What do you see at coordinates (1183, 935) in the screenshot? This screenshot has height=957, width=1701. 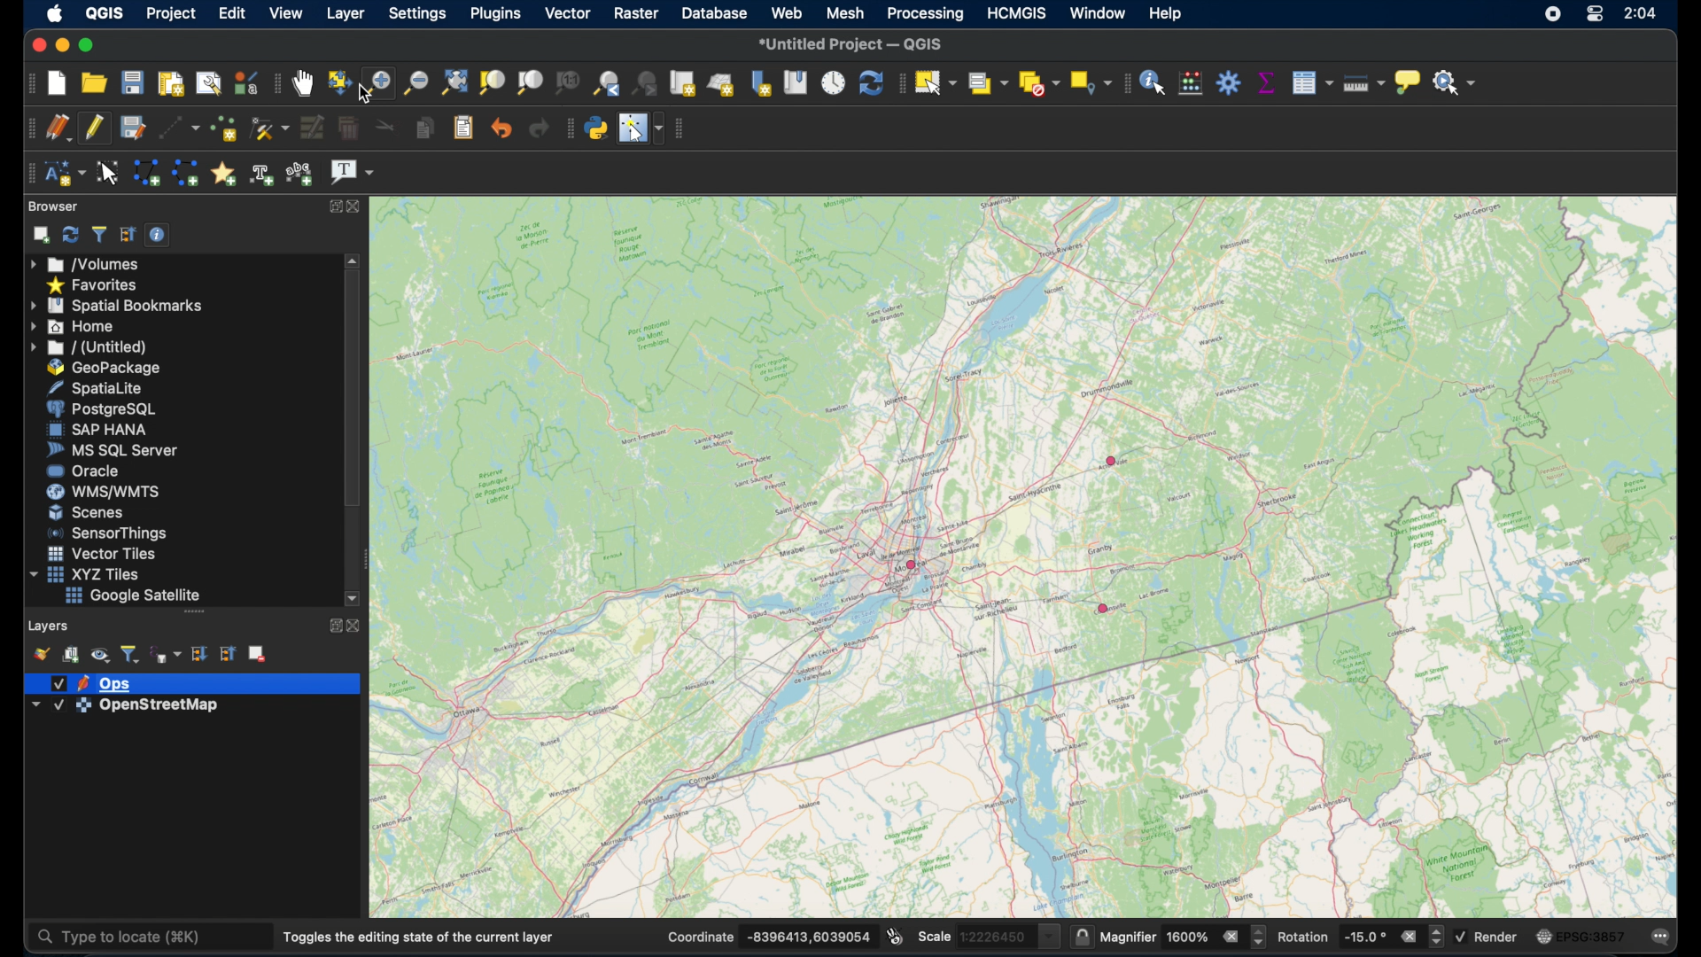 I see `magnifier` at bounding box center [1183, 935].